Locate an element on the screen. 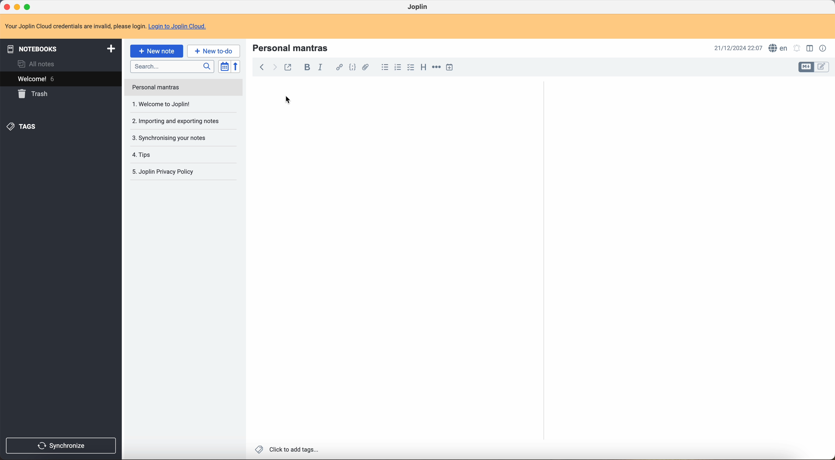 The width and height of the screenshot is (835, 460). reverse sort order is located at coordinates (236, 67).